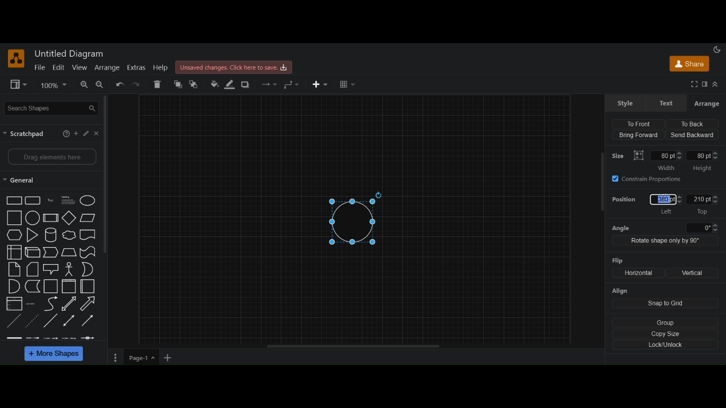  Describe the element at coordinates (636, 123) in the screenshot. I see `to front` at that location.